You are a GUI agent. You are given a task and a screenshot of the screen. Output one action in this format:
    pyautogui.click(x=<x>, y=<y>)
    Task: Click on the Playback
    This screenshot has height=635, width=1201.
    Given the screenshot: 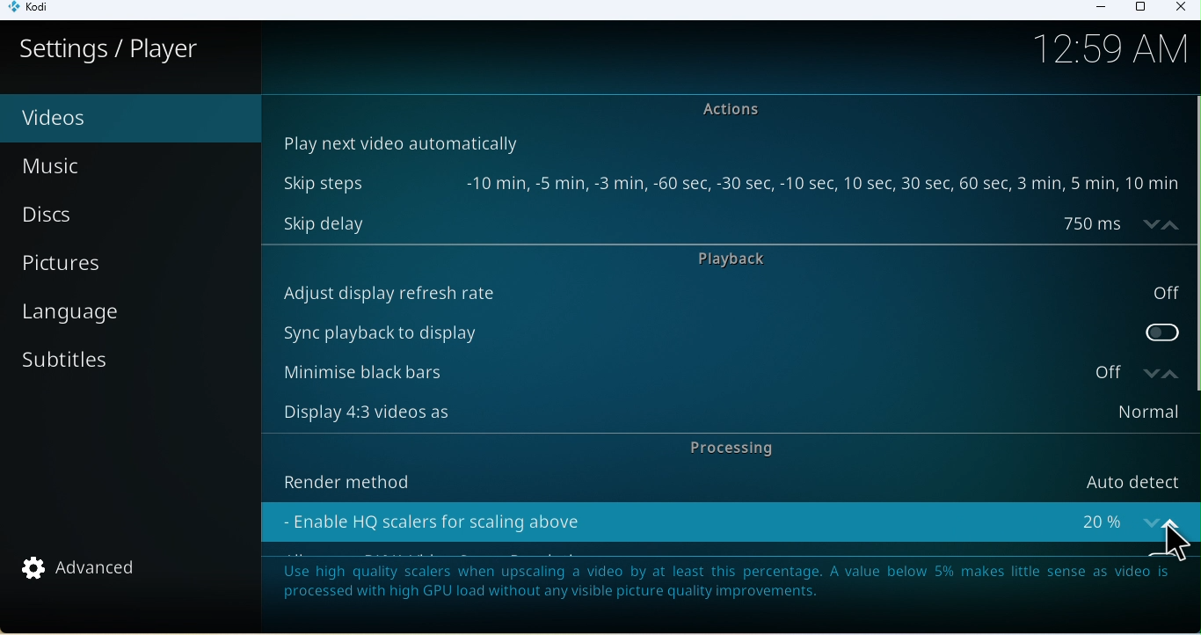 What is the action you would take?
    pyautogui.click(x=746, y=260)
    